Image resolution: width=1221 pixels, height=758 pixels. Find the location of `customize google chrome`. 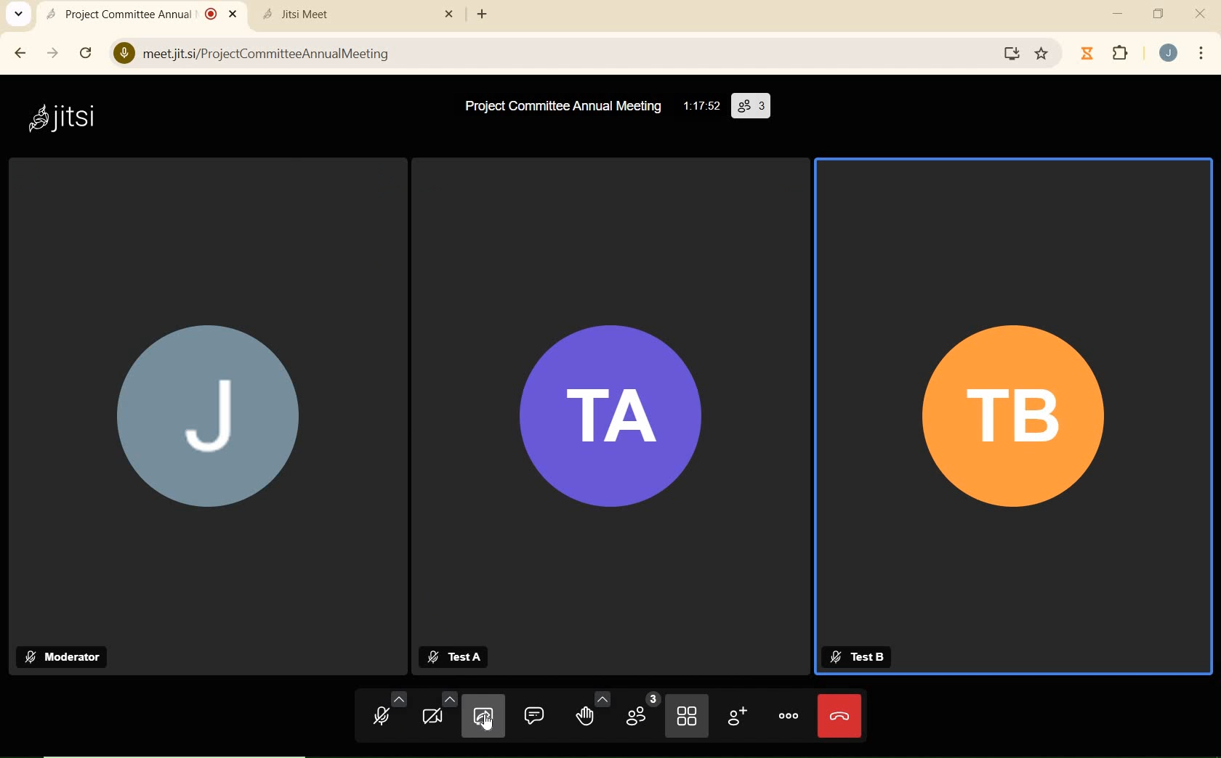

customize google chrome is located at coordinates (1201, 54).